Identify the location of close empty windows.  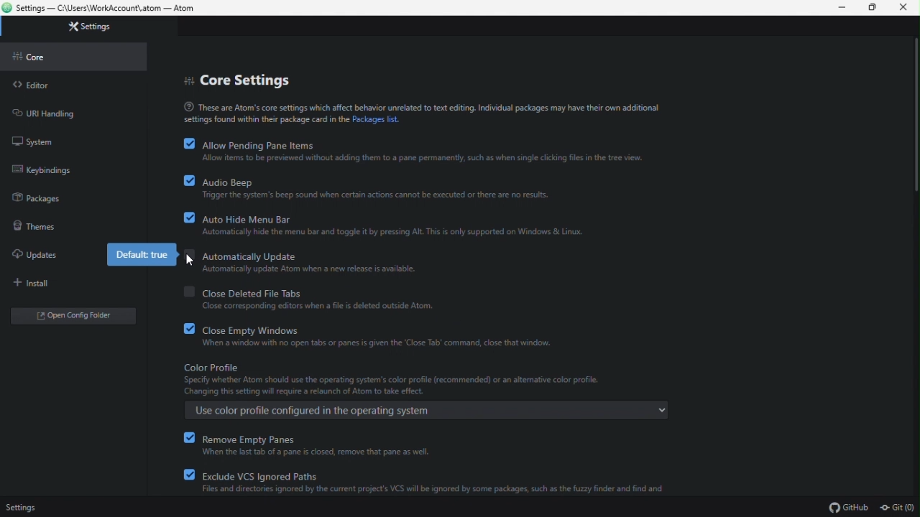
(374, 333).